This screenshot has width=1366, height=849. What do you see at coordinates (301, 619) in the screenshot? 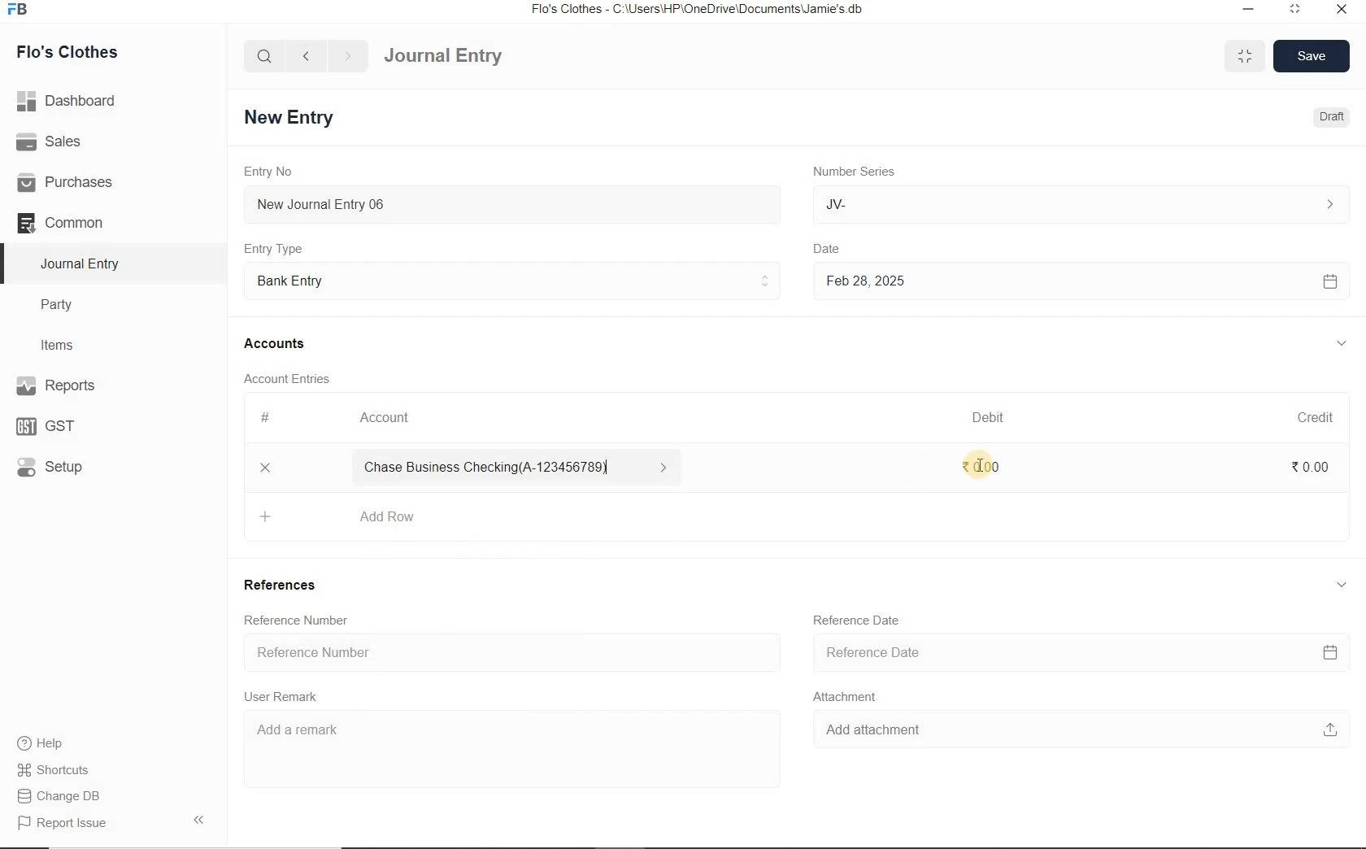
I see `Reference Number` at bounding box center [301, 619].